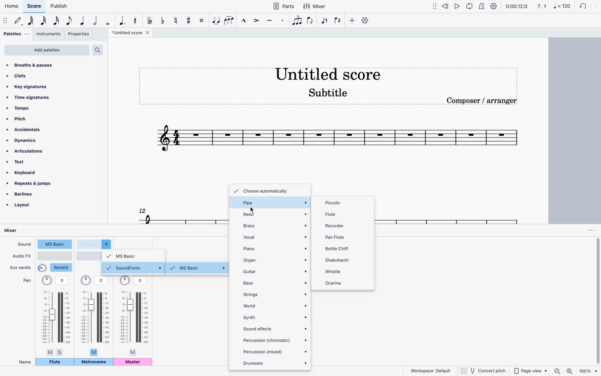 Image resolution: width=601 pixels, height=376 pixels. I want to click on reverb, so click(56, 268).